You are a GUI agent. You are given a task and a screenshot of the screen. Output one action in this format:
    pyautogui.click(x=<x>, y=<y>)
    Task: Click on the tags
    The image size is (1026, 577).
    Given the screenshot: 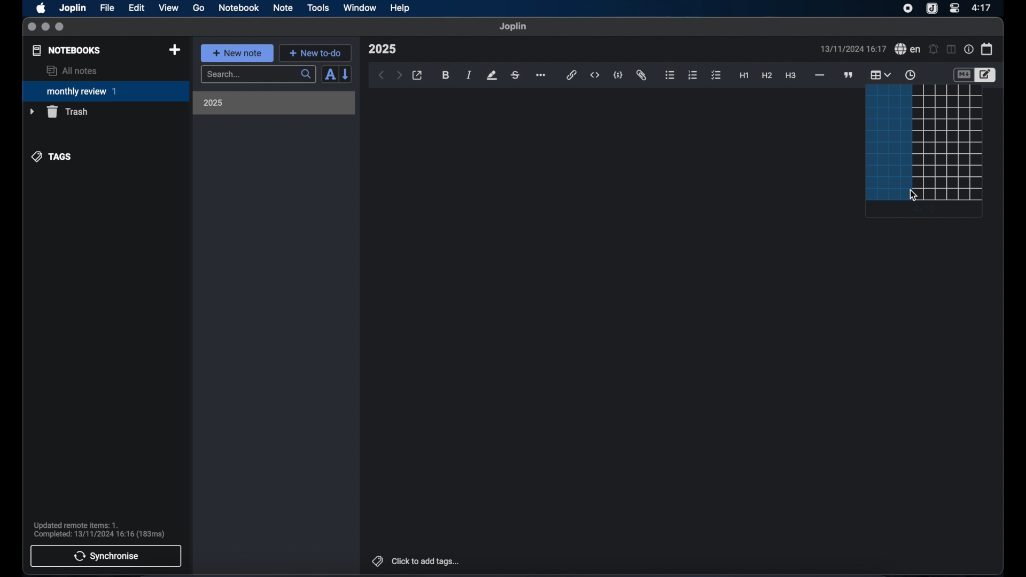 What is the action you would take?
    pyautogui.click(x=52, y=157)
    